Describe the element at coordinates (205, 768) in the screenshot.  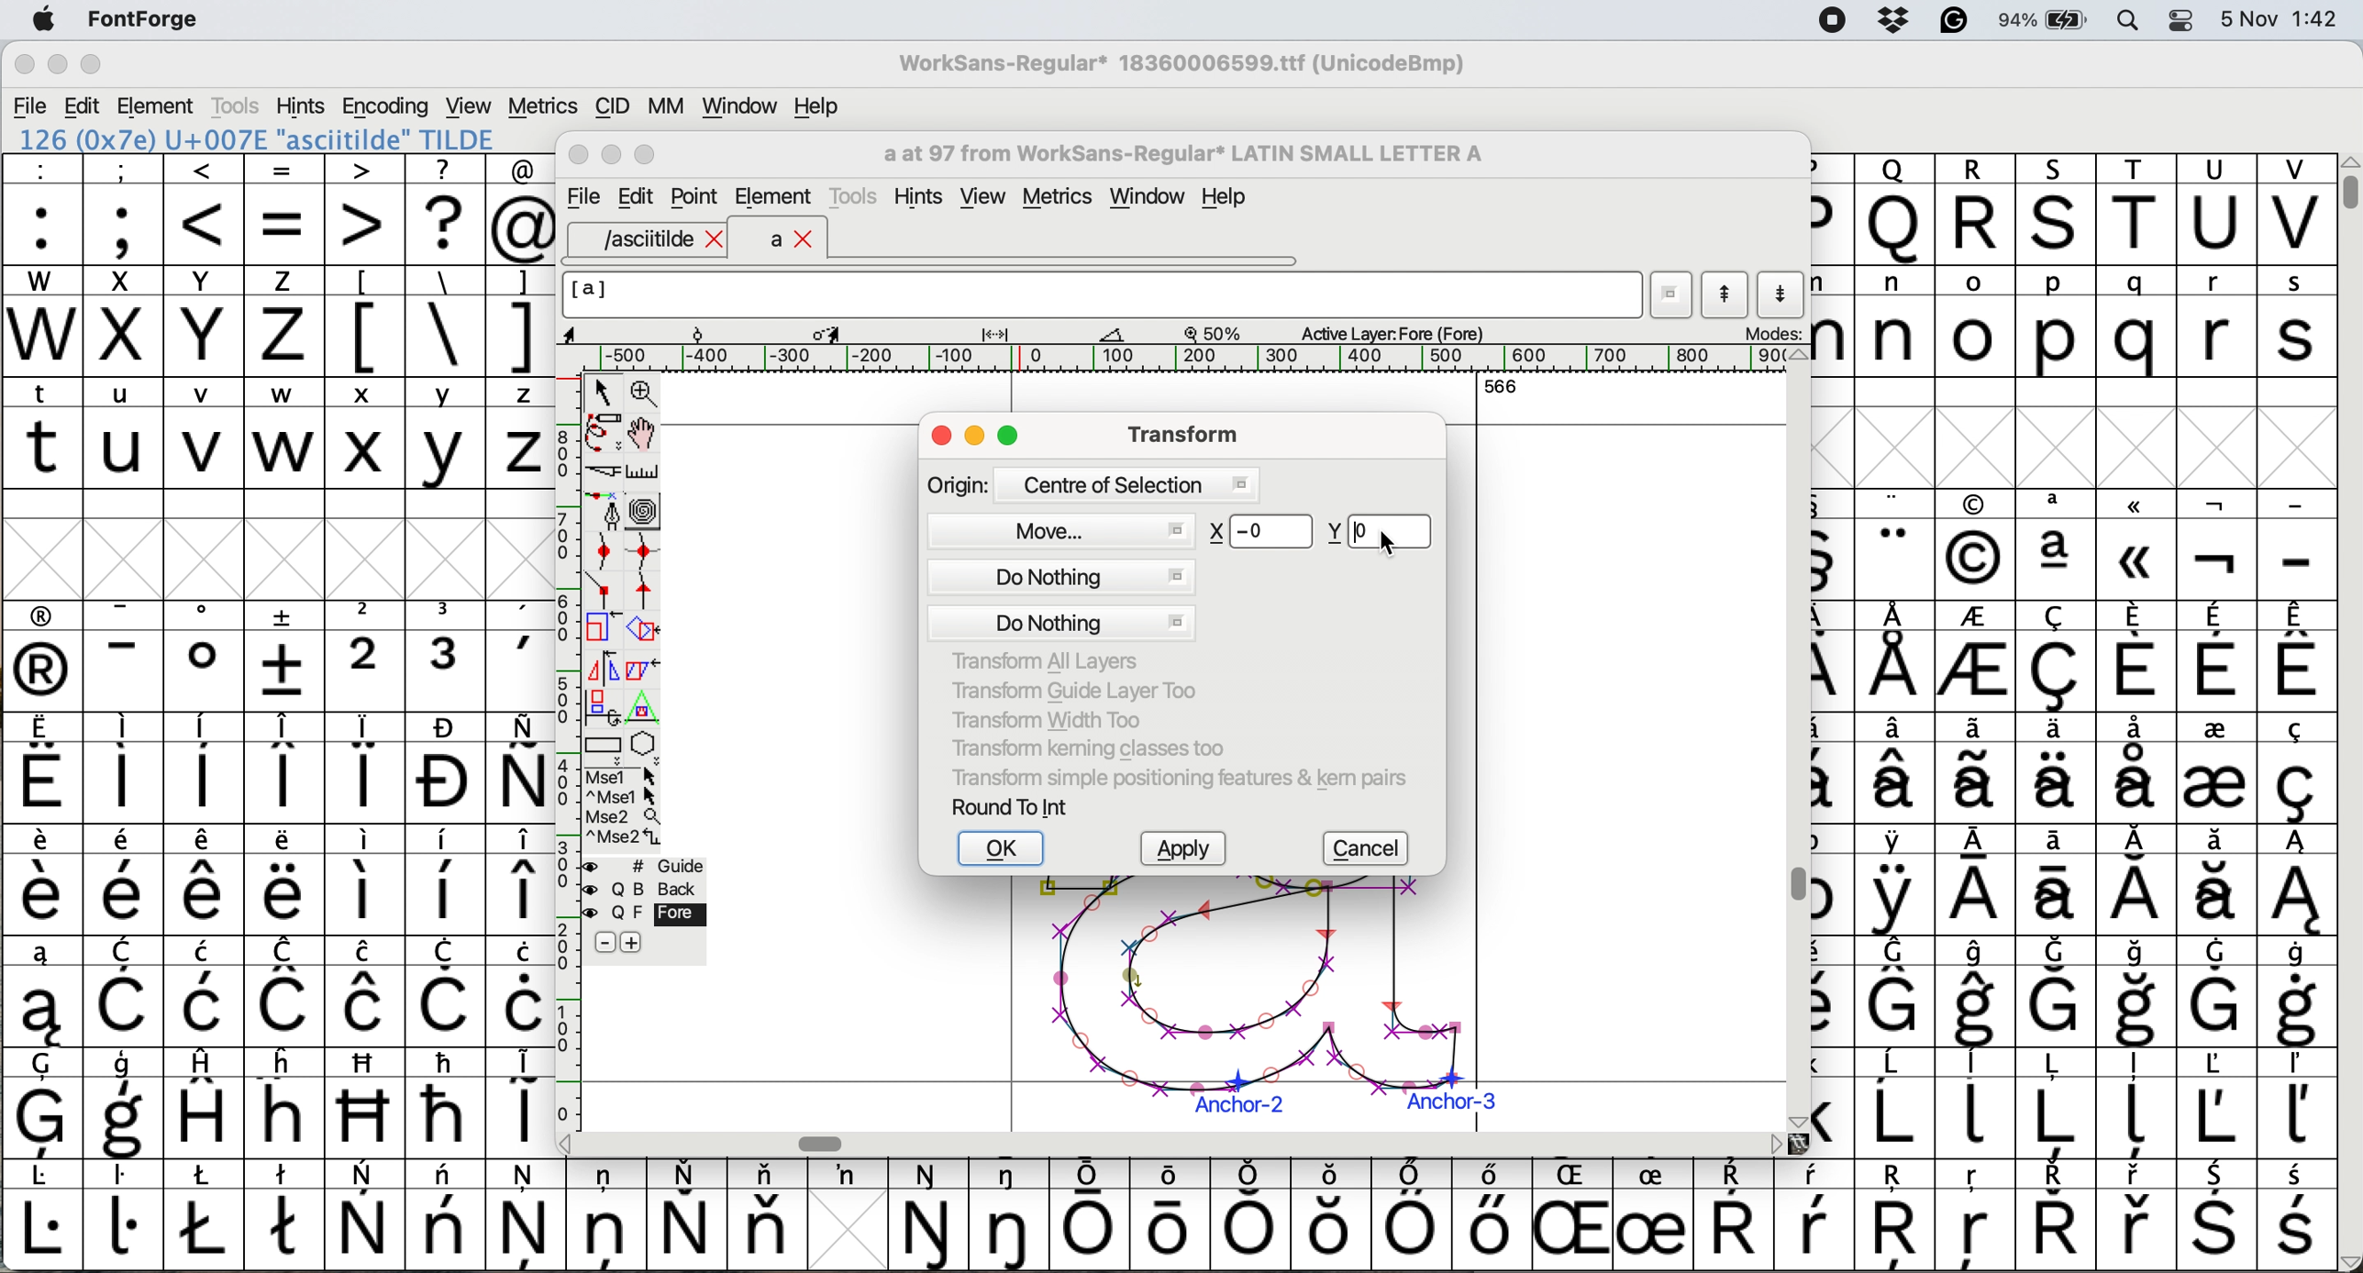
I see `symbol` at that location.